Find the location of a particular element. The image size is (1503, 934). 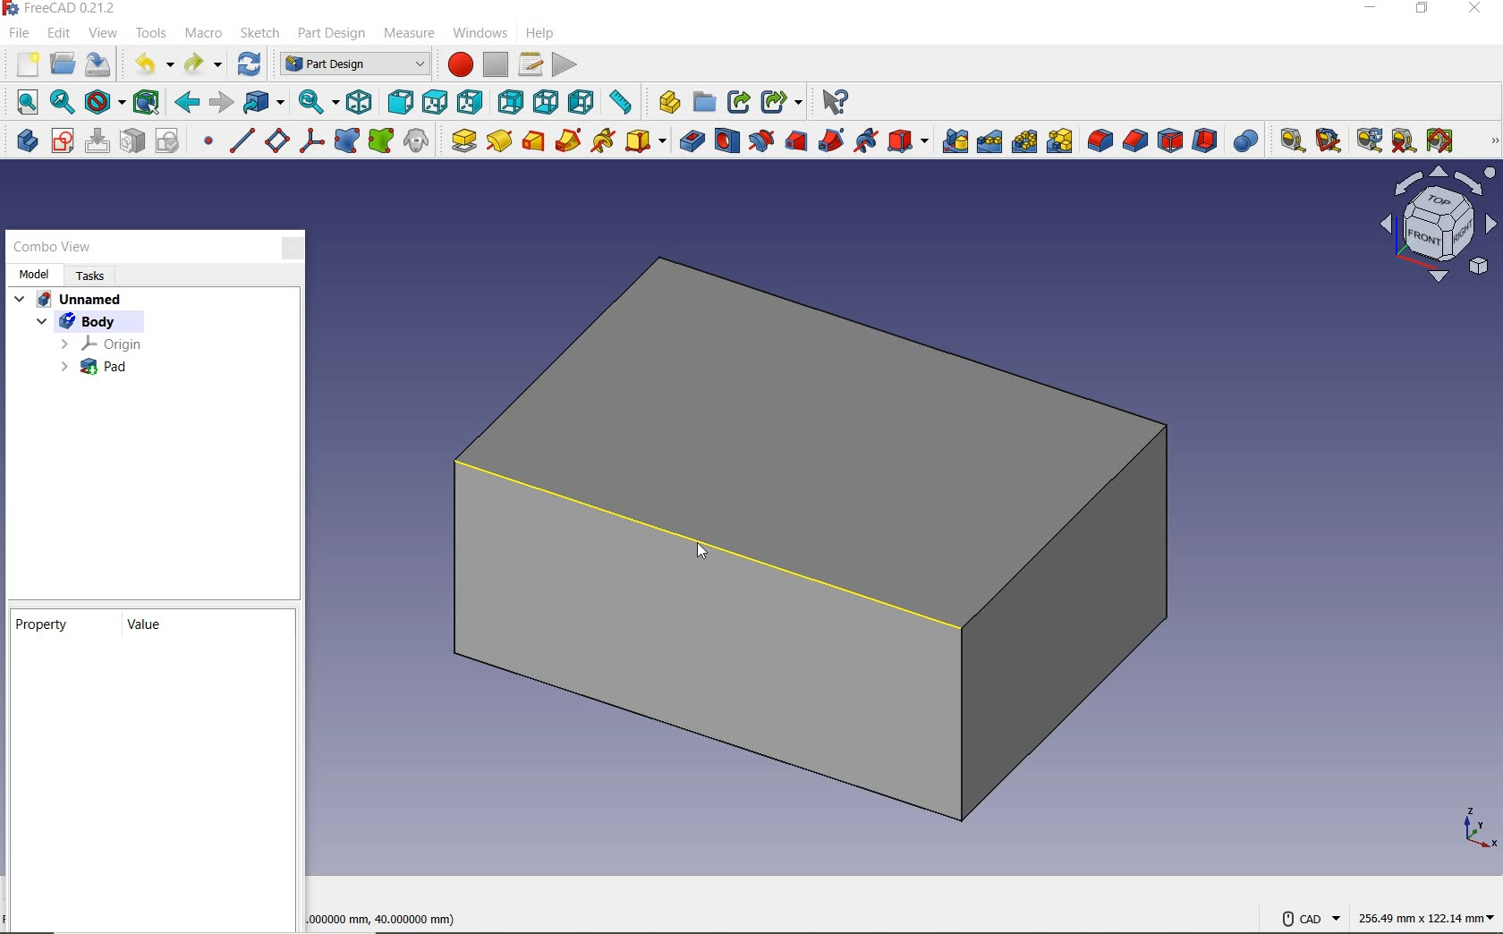

create a datum point is located at coordinates (204, 140).